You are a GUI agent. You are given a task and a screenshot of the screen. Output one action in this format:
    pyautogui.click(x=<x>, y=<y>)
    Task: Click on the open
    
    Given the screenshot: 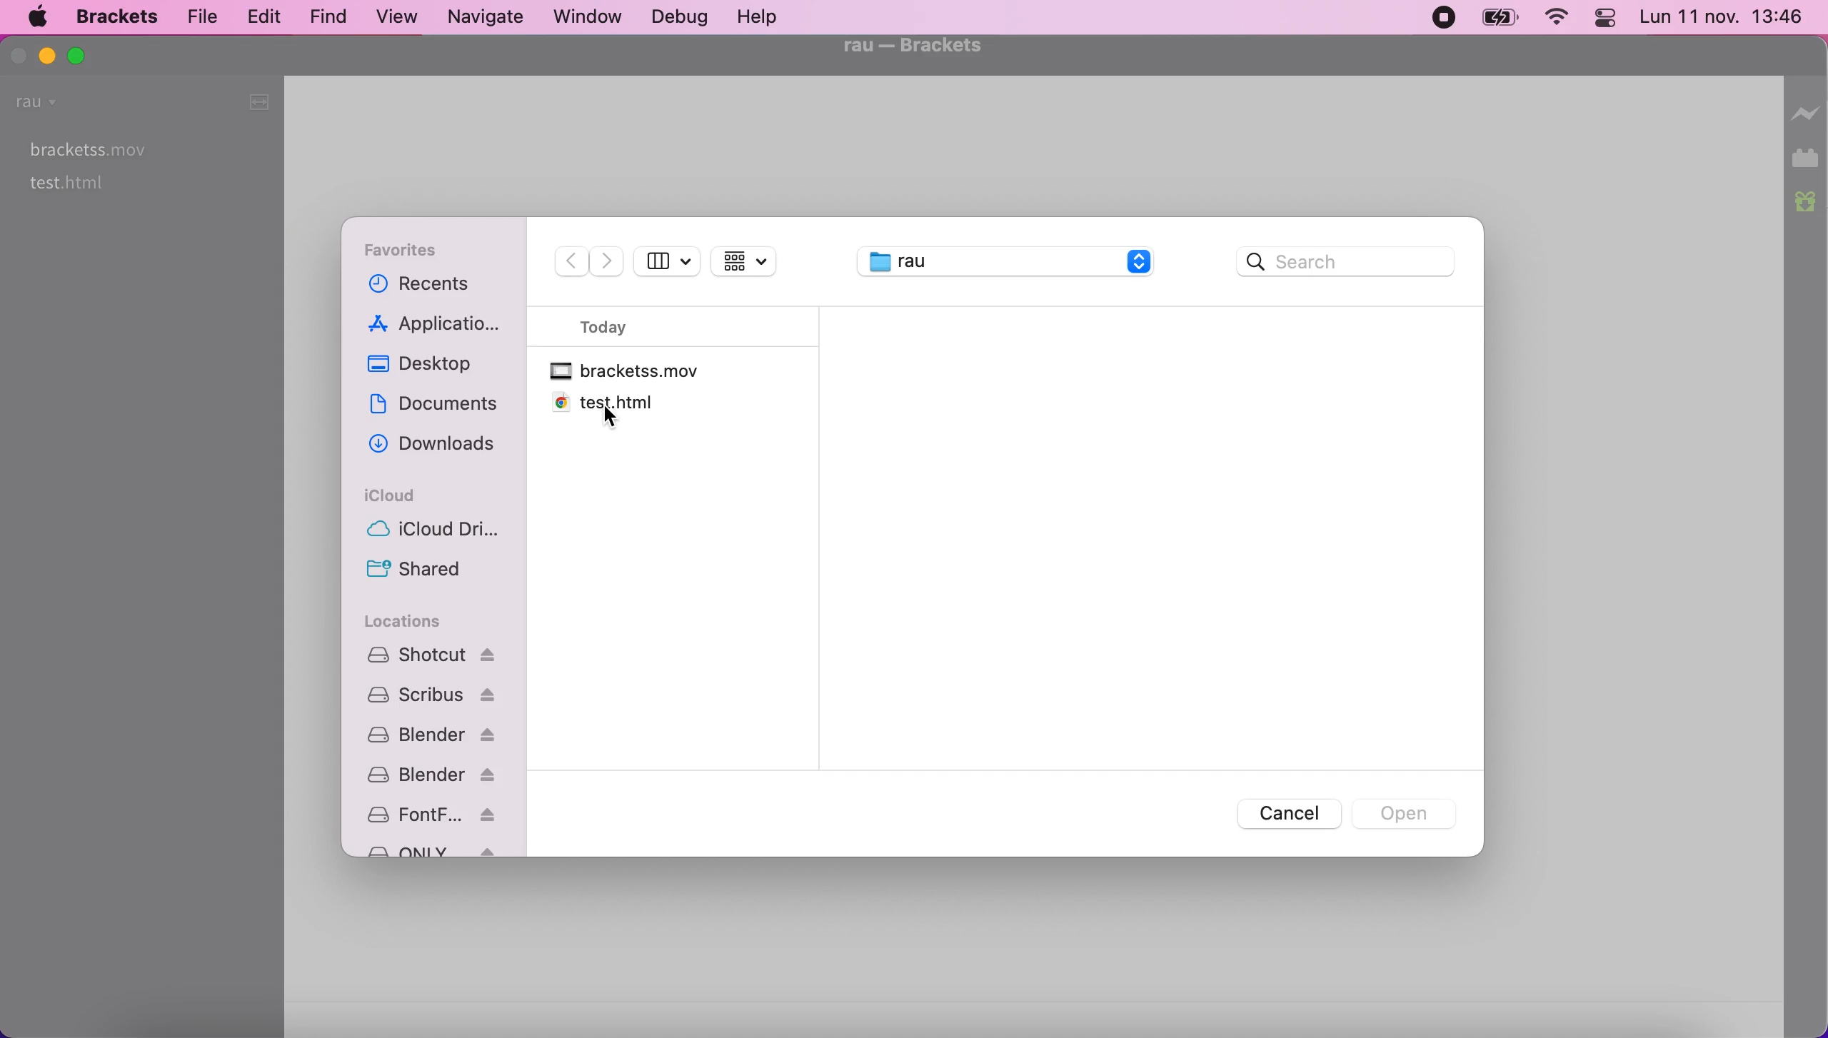 What is the action you would take?
    pyautogui.click(x=1405, y=811)
    